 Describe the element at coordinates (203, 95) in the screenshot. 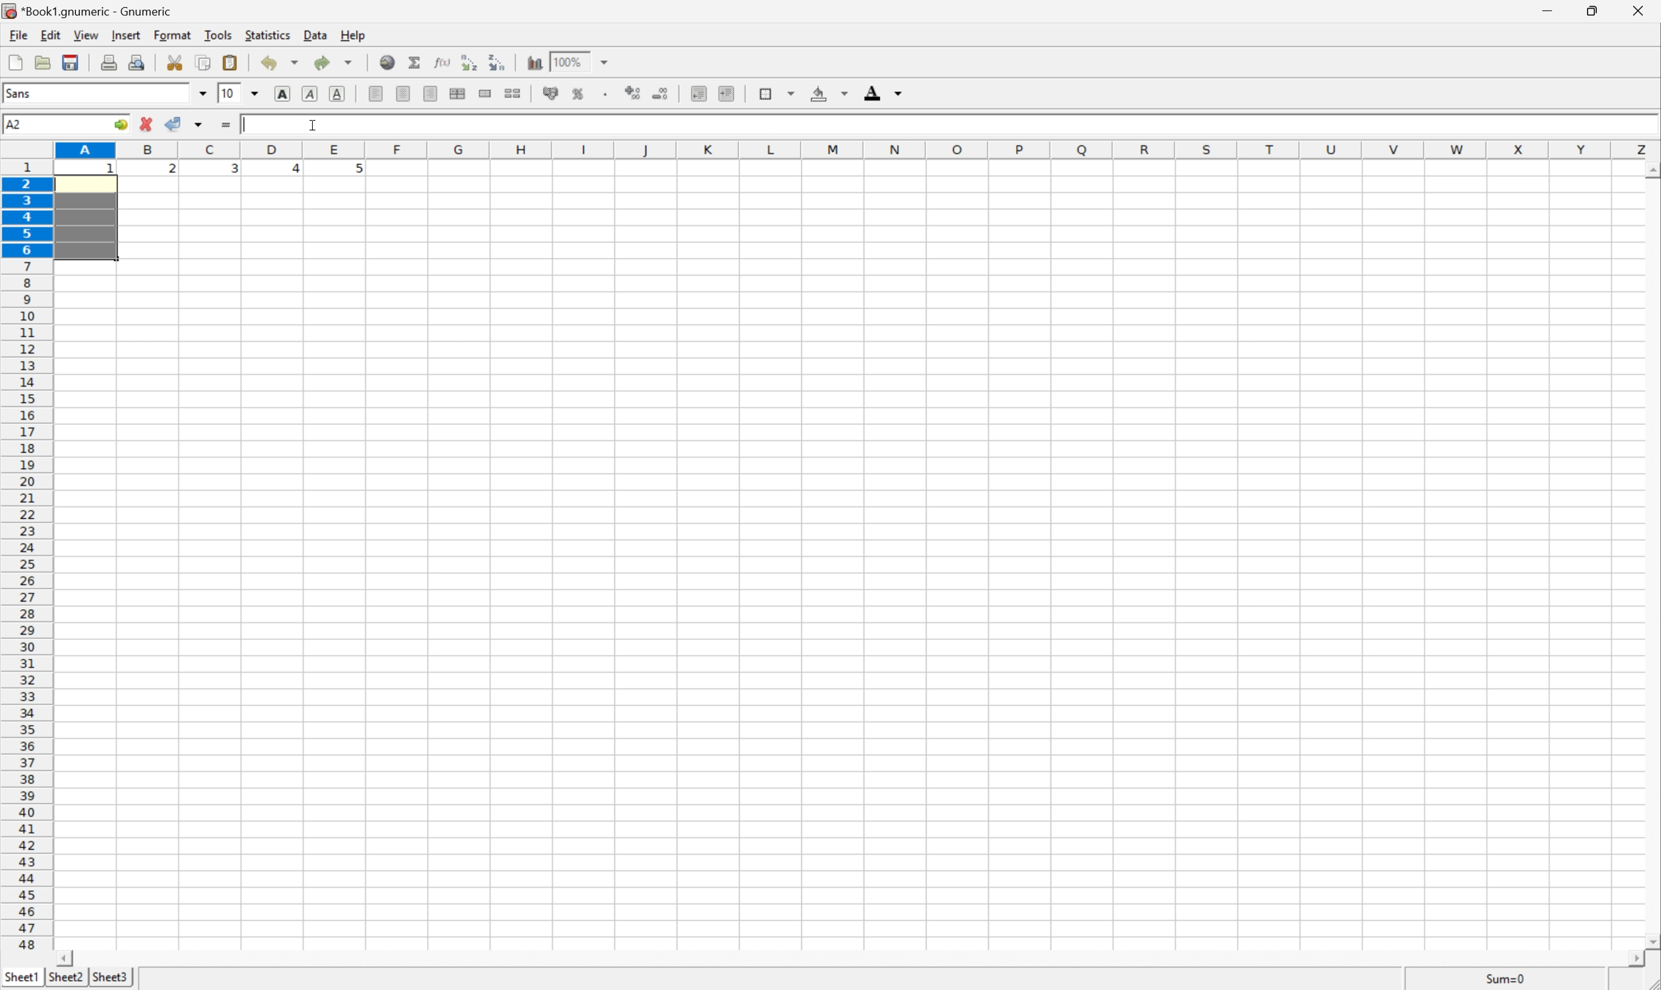

I see `drop down` at that location.